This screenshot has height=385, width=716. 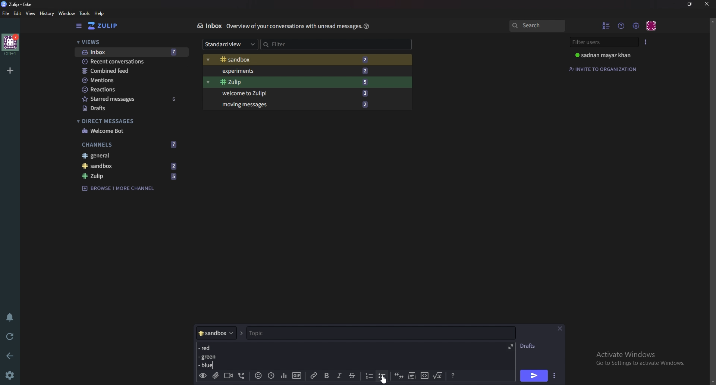 What do you see at coordinates (607, 55) in the screenshot?
I see `User` at bounding box center [607, 55].